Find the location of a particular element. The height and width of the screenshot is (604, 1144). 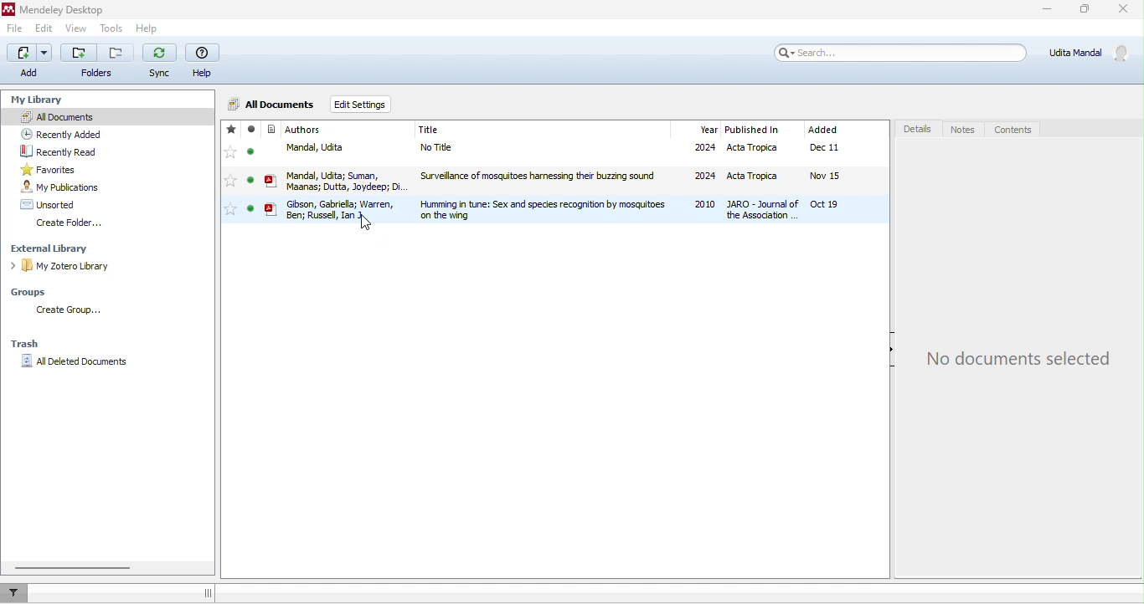

all deleted documents is located at coordinates (78, 366).